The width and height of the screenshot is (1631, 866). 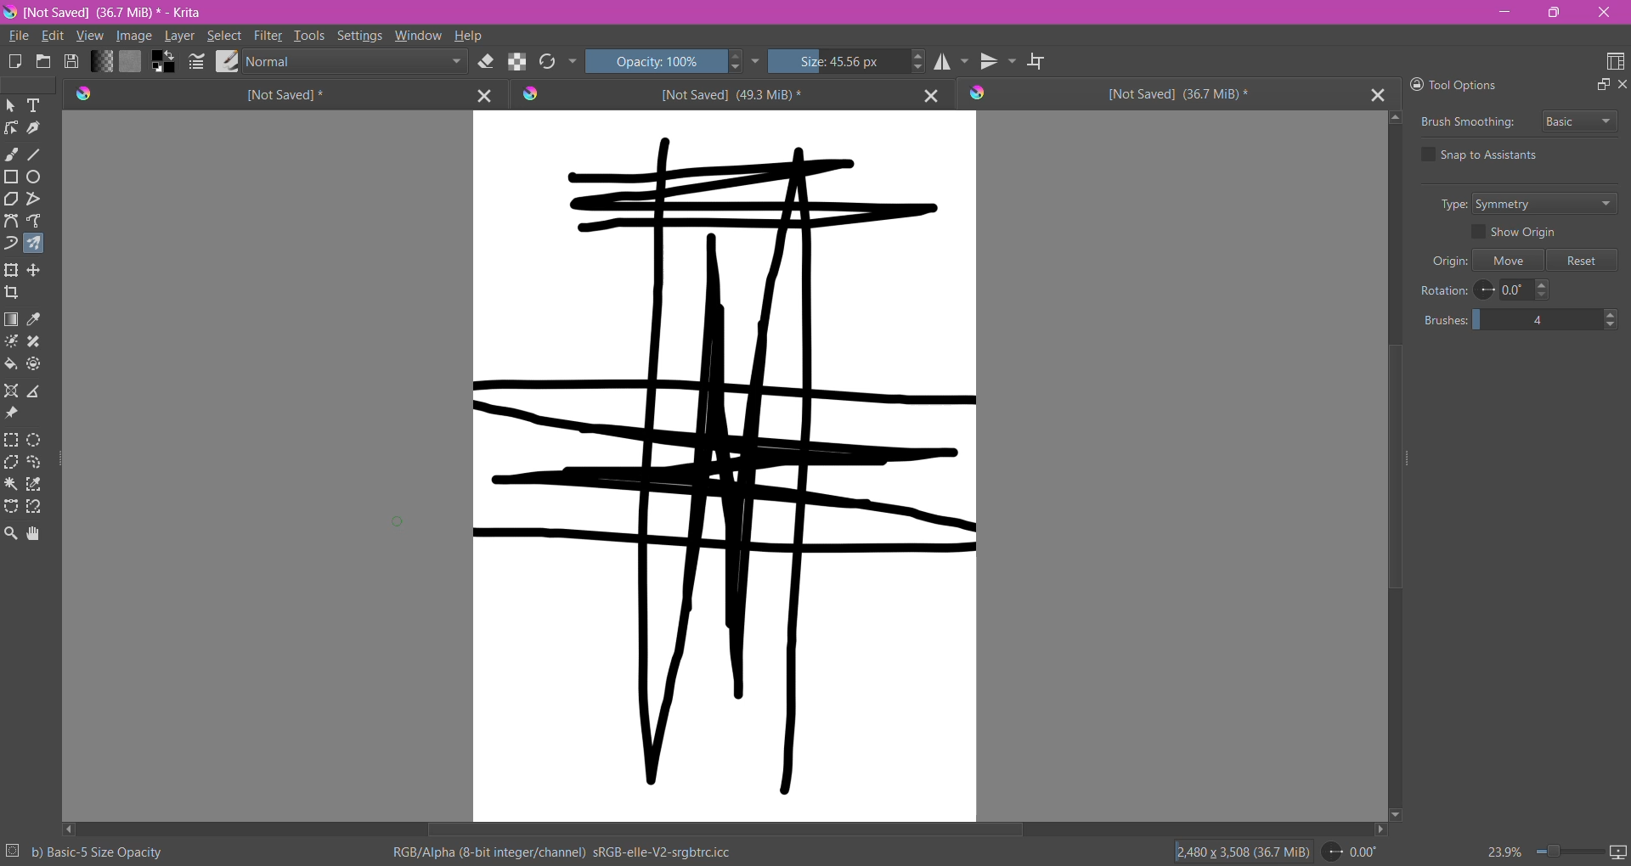 I want to click on Polygonal Selection Tool, so click(x=12, y=462).